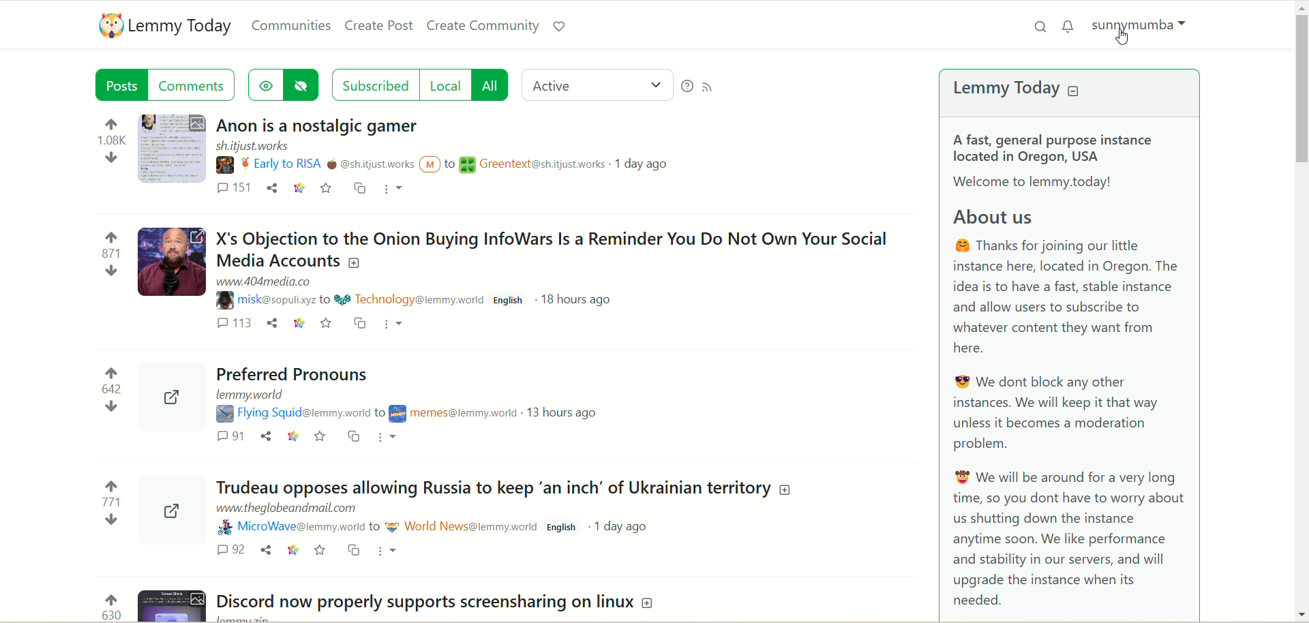 The height and width of the screenshot is (623, 1309). Describe the element at coordinates (231, 436) in the screenshot. I see `Comments` at that location.